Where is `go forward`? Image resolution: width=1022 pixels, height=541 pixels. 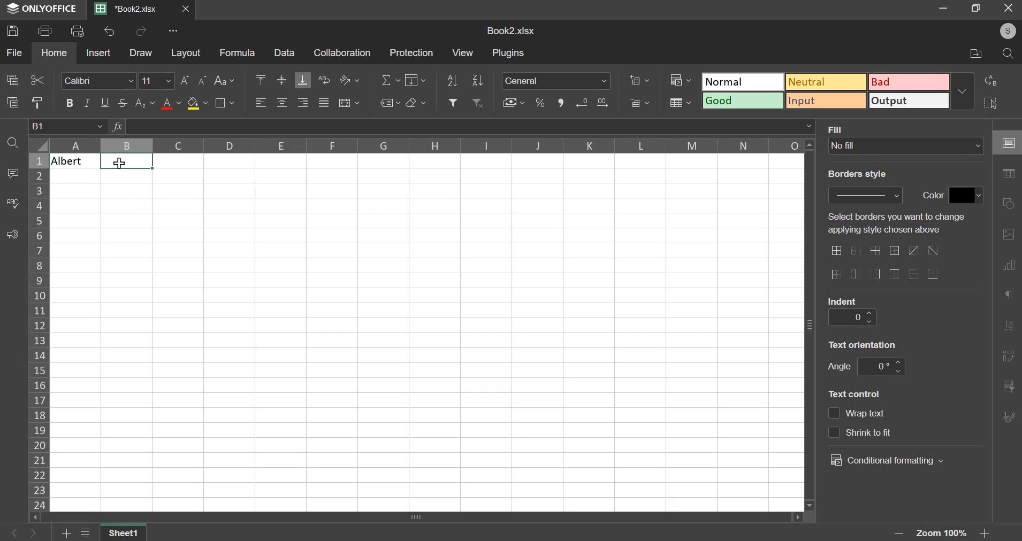 go forward is located at coordinates (39, 533).